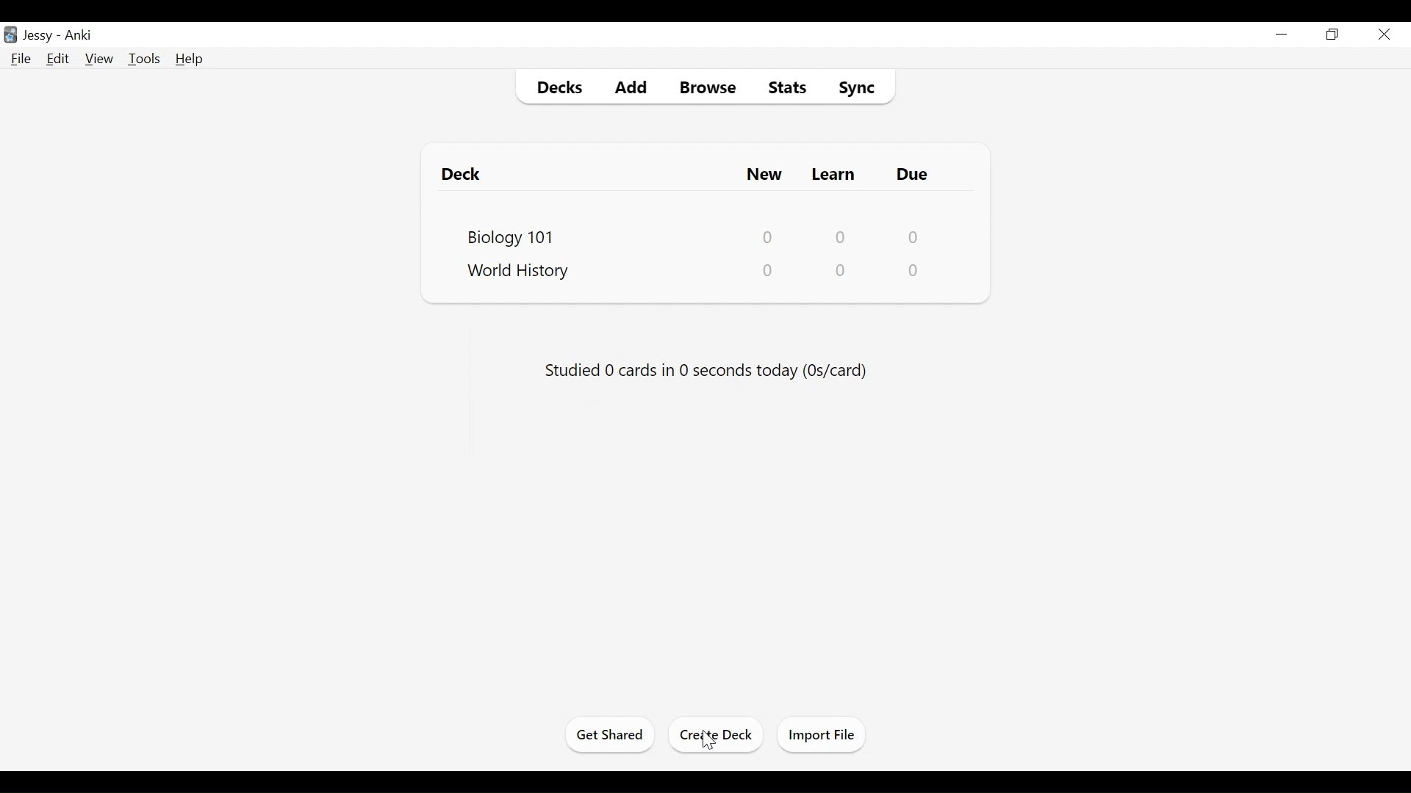 The image size is (1411, 793). I want to click on New Card Count, so click(768, 272).